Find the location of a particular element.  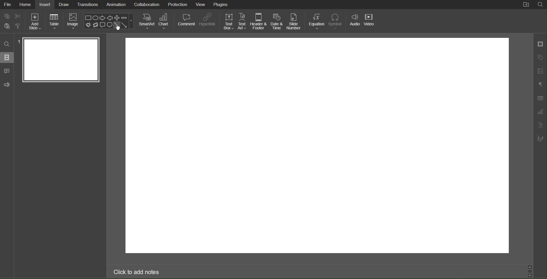

Signature is located at coordinates (541, 139).